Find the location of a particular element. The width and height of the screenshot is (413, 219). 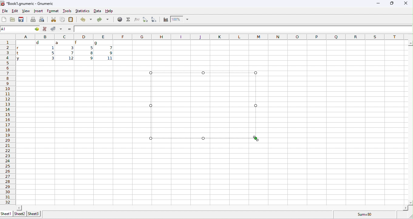

maximize is located at coordinates (392, 4).